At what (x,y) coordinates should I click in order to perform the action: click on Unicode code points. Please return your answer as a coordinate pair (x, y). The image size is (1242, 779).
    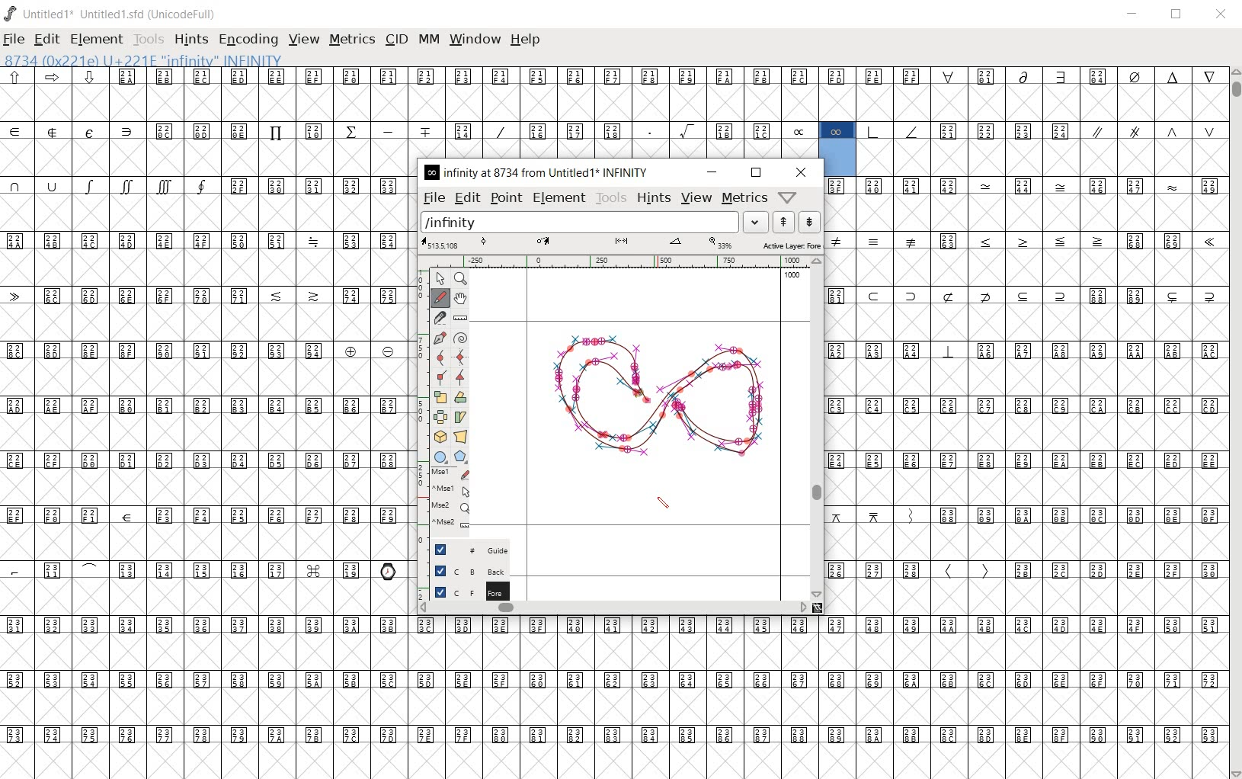
    Looking at the image, I should click on (190, 569).